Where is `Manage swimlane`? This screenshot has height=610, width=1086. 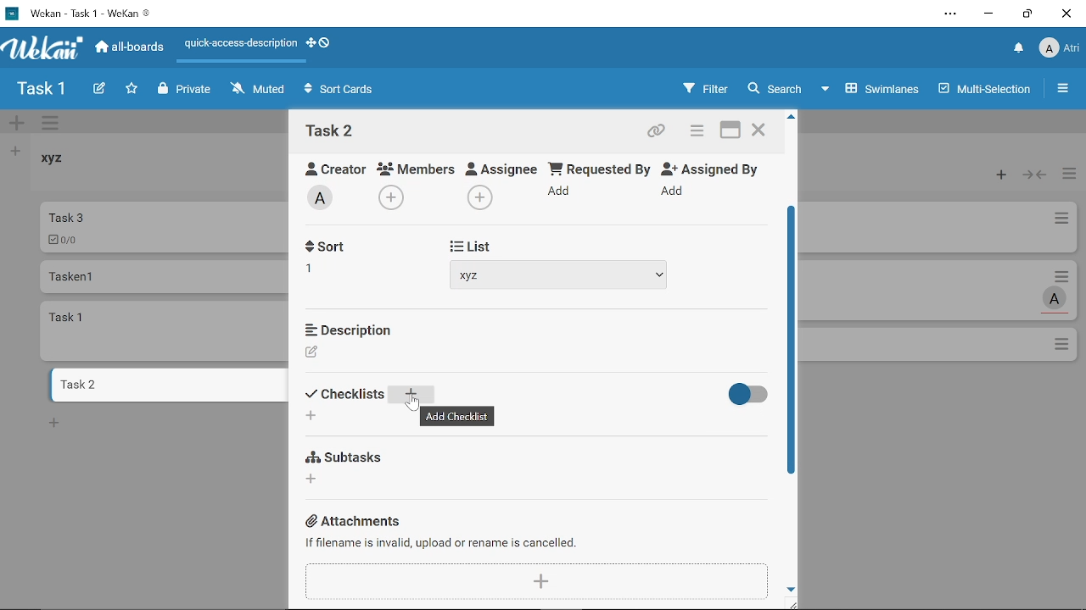 Manage swimlane is located at coordinates (52, 125).